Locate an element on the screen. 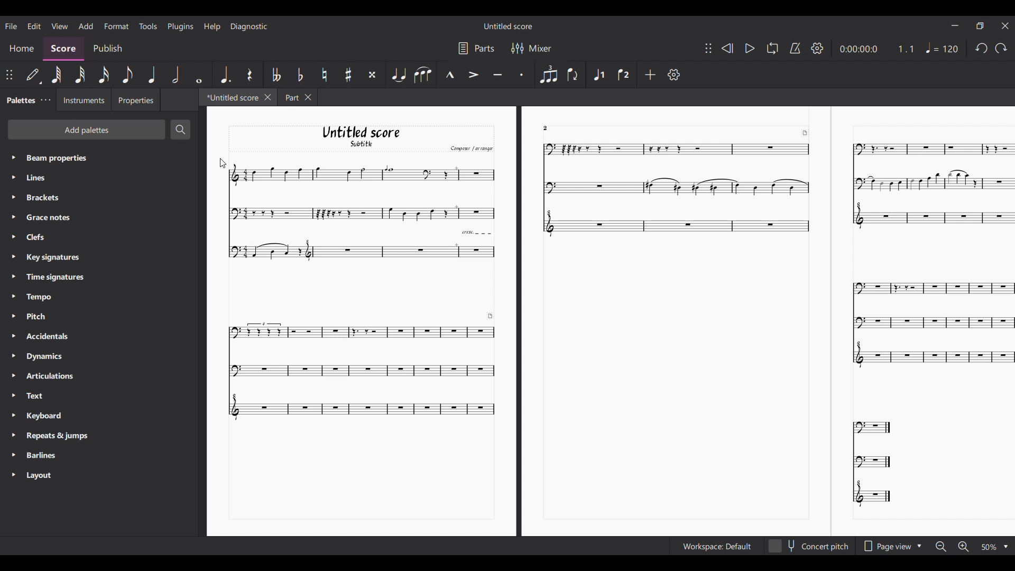 The image size is (1015, 571). Close  is located at coordinates (1005, 25).